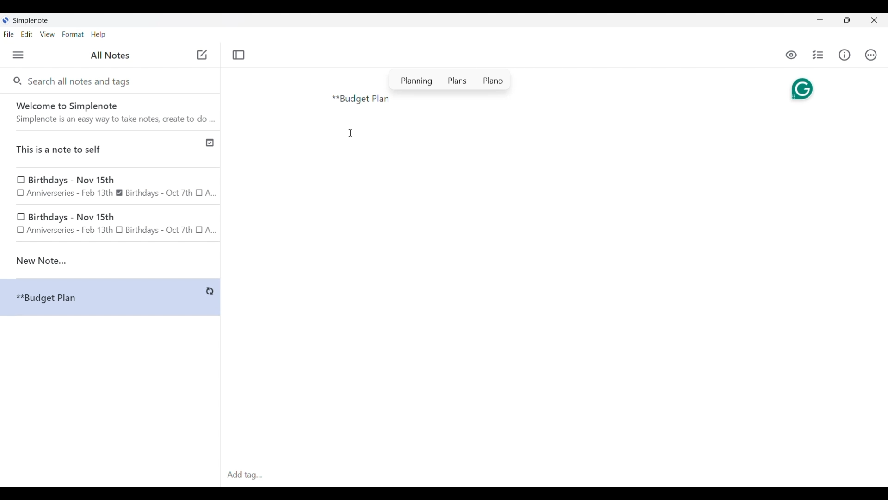 This screenshot has height=500, width=888. What do you see at coordinates (111, 149) in the screenshot?
I see `Published note indicated by check icon` at bounding box center [111, 149].